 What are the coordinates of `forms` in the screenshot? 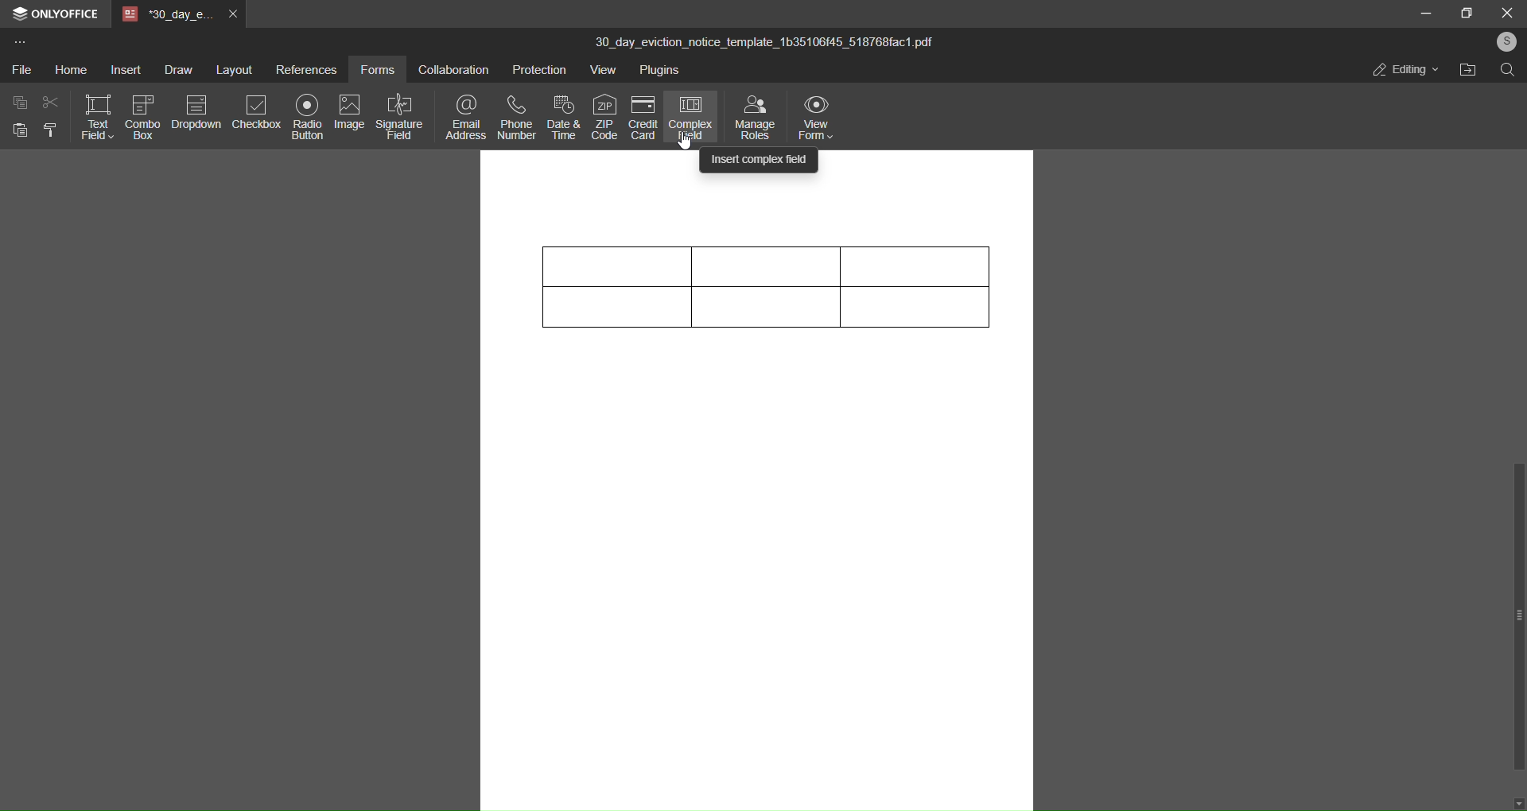 It's located at (378, 69).